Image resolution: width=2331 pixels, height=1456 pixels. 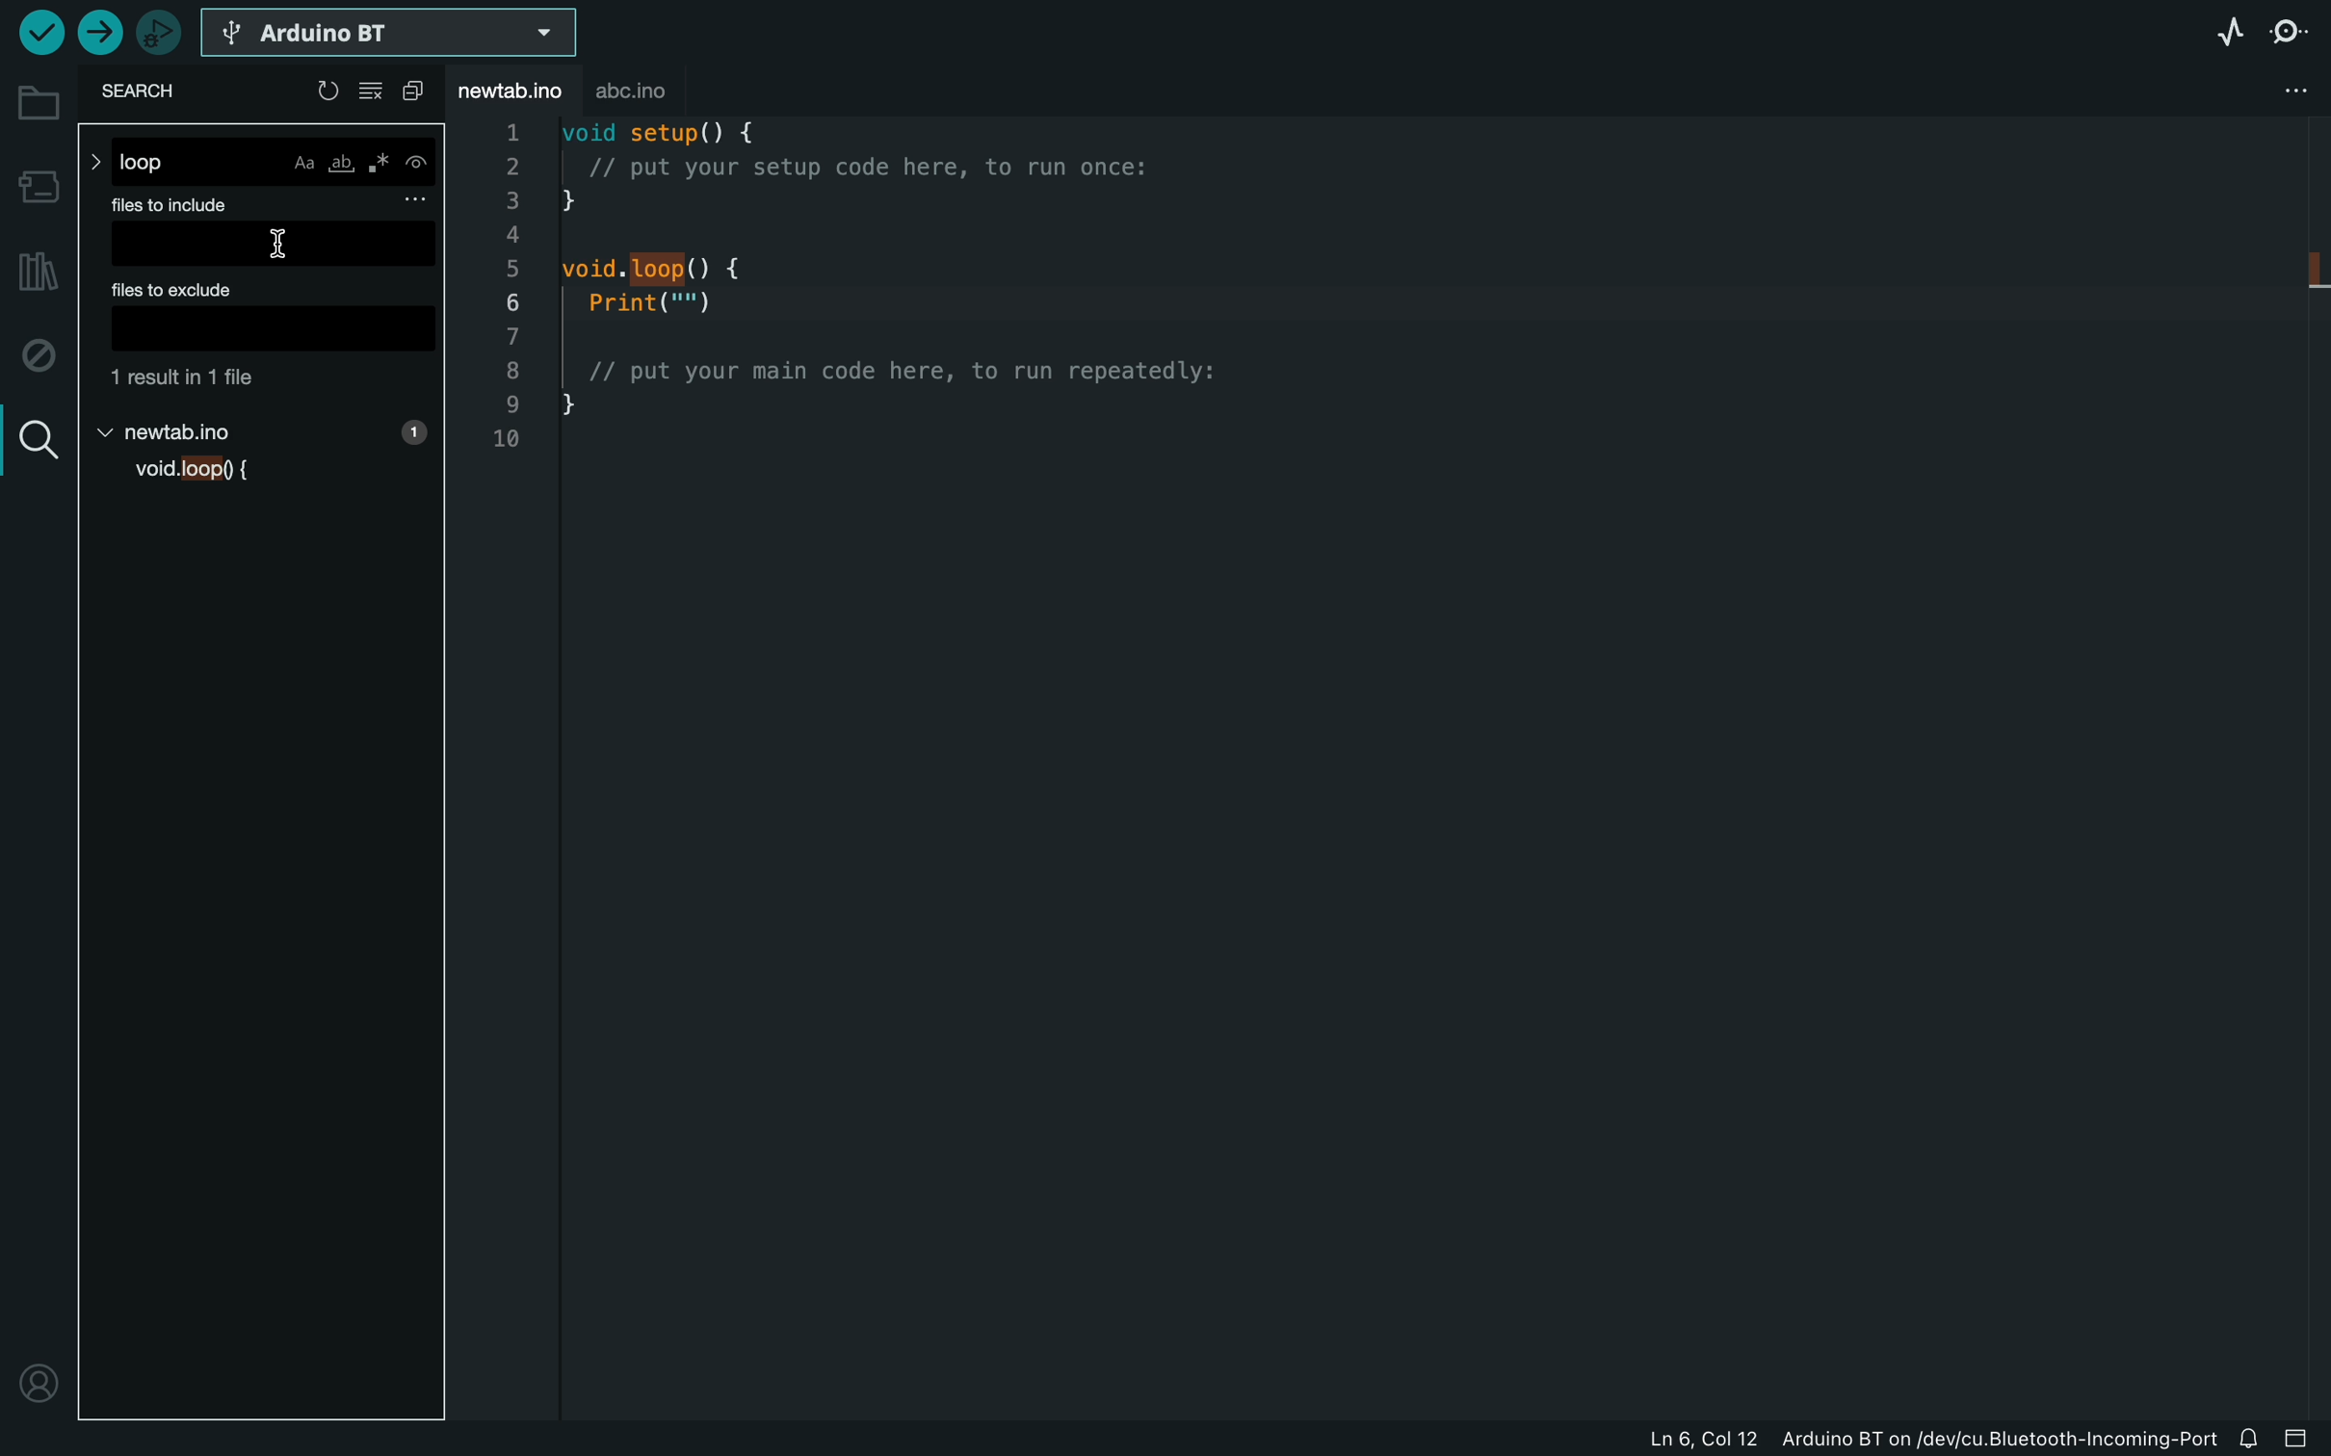 What do you see at coordinates (377, 92) in the screenshot?
I see `clear` at bounding box center [377, 92].